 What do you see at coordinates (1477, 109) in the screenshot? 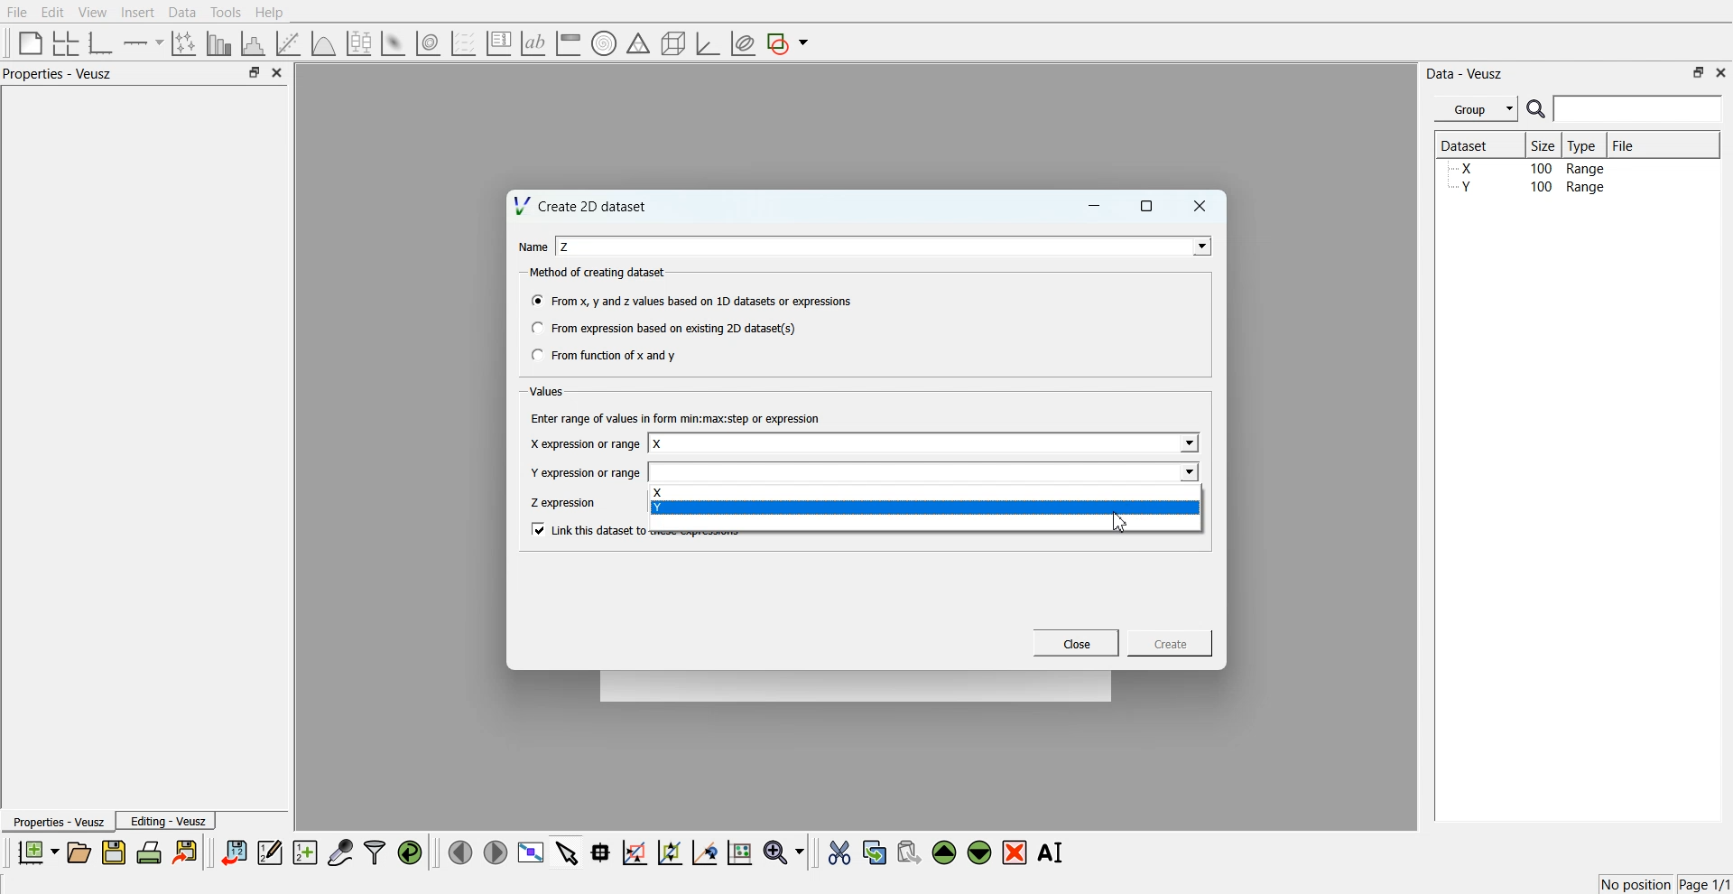
I see `Group` at bounding box center [1477, 109].